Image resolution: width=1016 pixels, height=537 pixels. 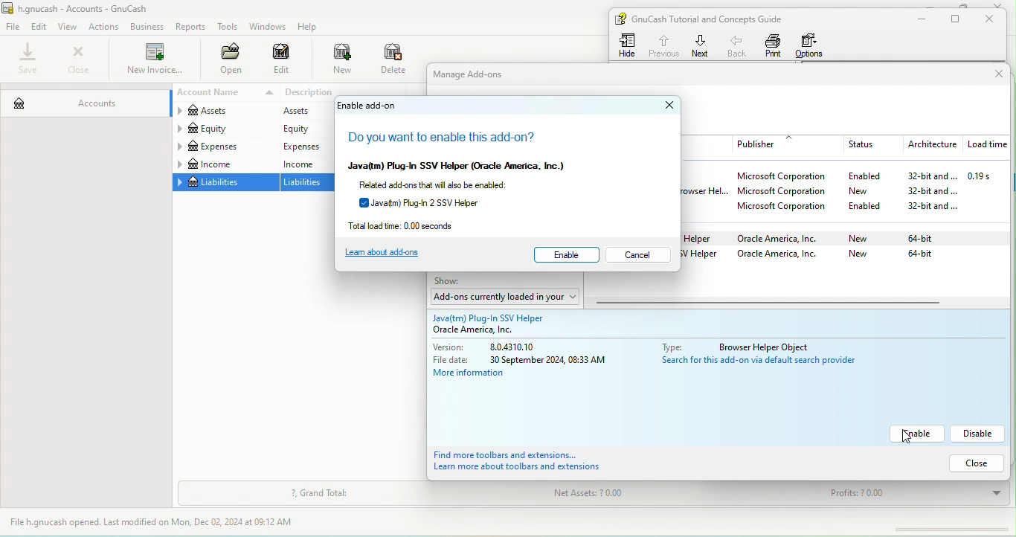 What do you see at coordinates (480, 375) in the screenshot?
I see `more information` at bounding box center [480, 375].